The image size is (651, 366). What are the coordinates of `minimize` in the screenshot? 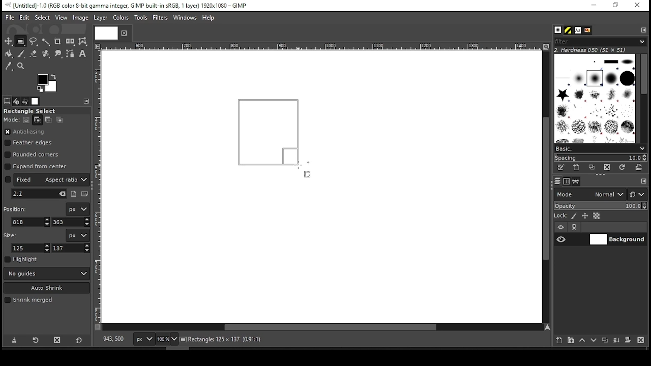 It's located at (593, 6).